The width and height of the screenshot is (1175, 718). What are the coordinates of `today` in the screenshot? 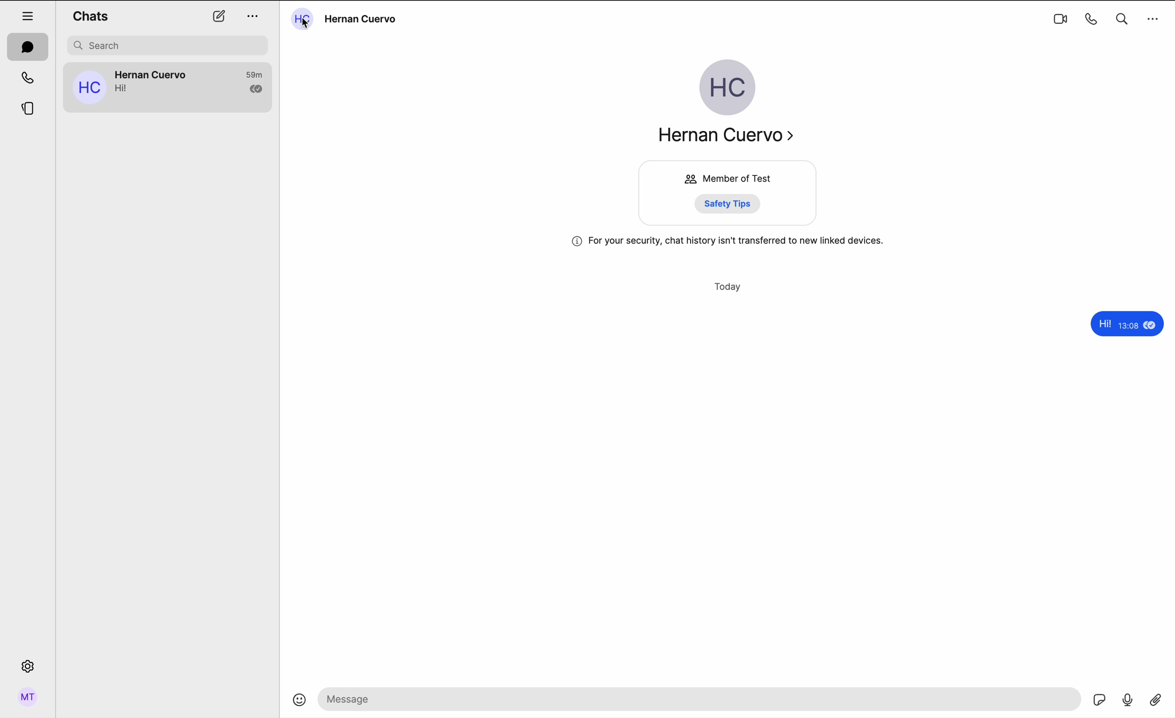 It's located at (728, 288).